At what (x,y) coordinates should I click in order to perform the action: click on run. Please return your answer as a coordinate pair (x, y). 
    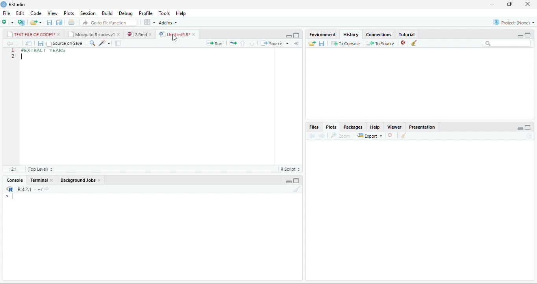
    Looking at the image, I should click on (215, 43).